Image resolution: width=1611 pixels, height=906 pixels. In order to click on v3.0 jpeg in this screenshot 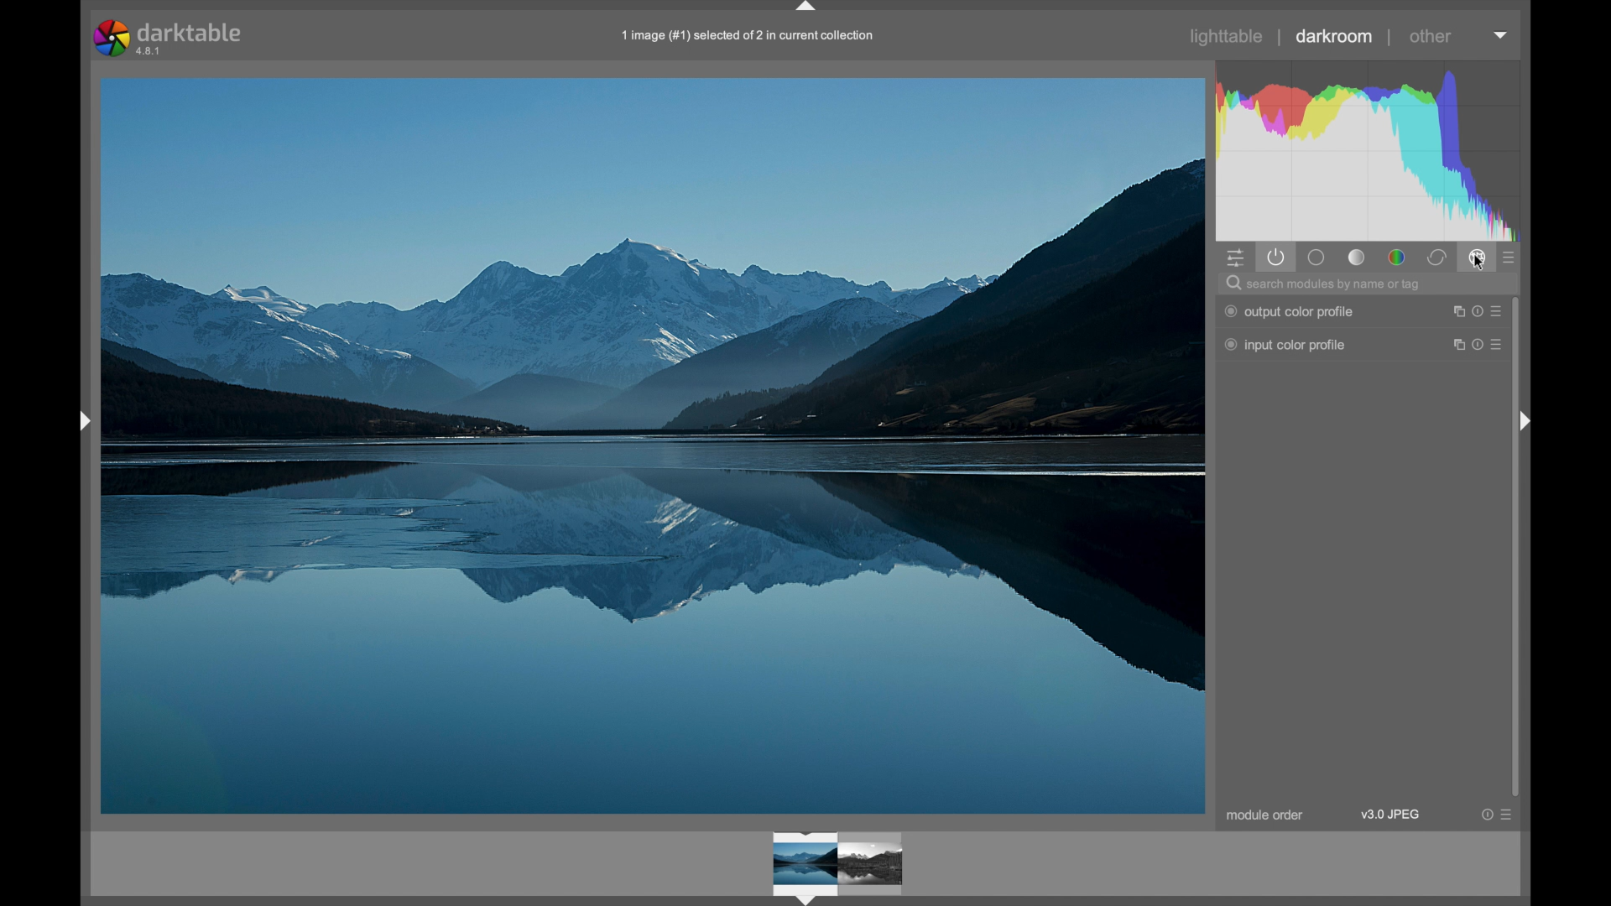, I will do `click(1390, 815)`.